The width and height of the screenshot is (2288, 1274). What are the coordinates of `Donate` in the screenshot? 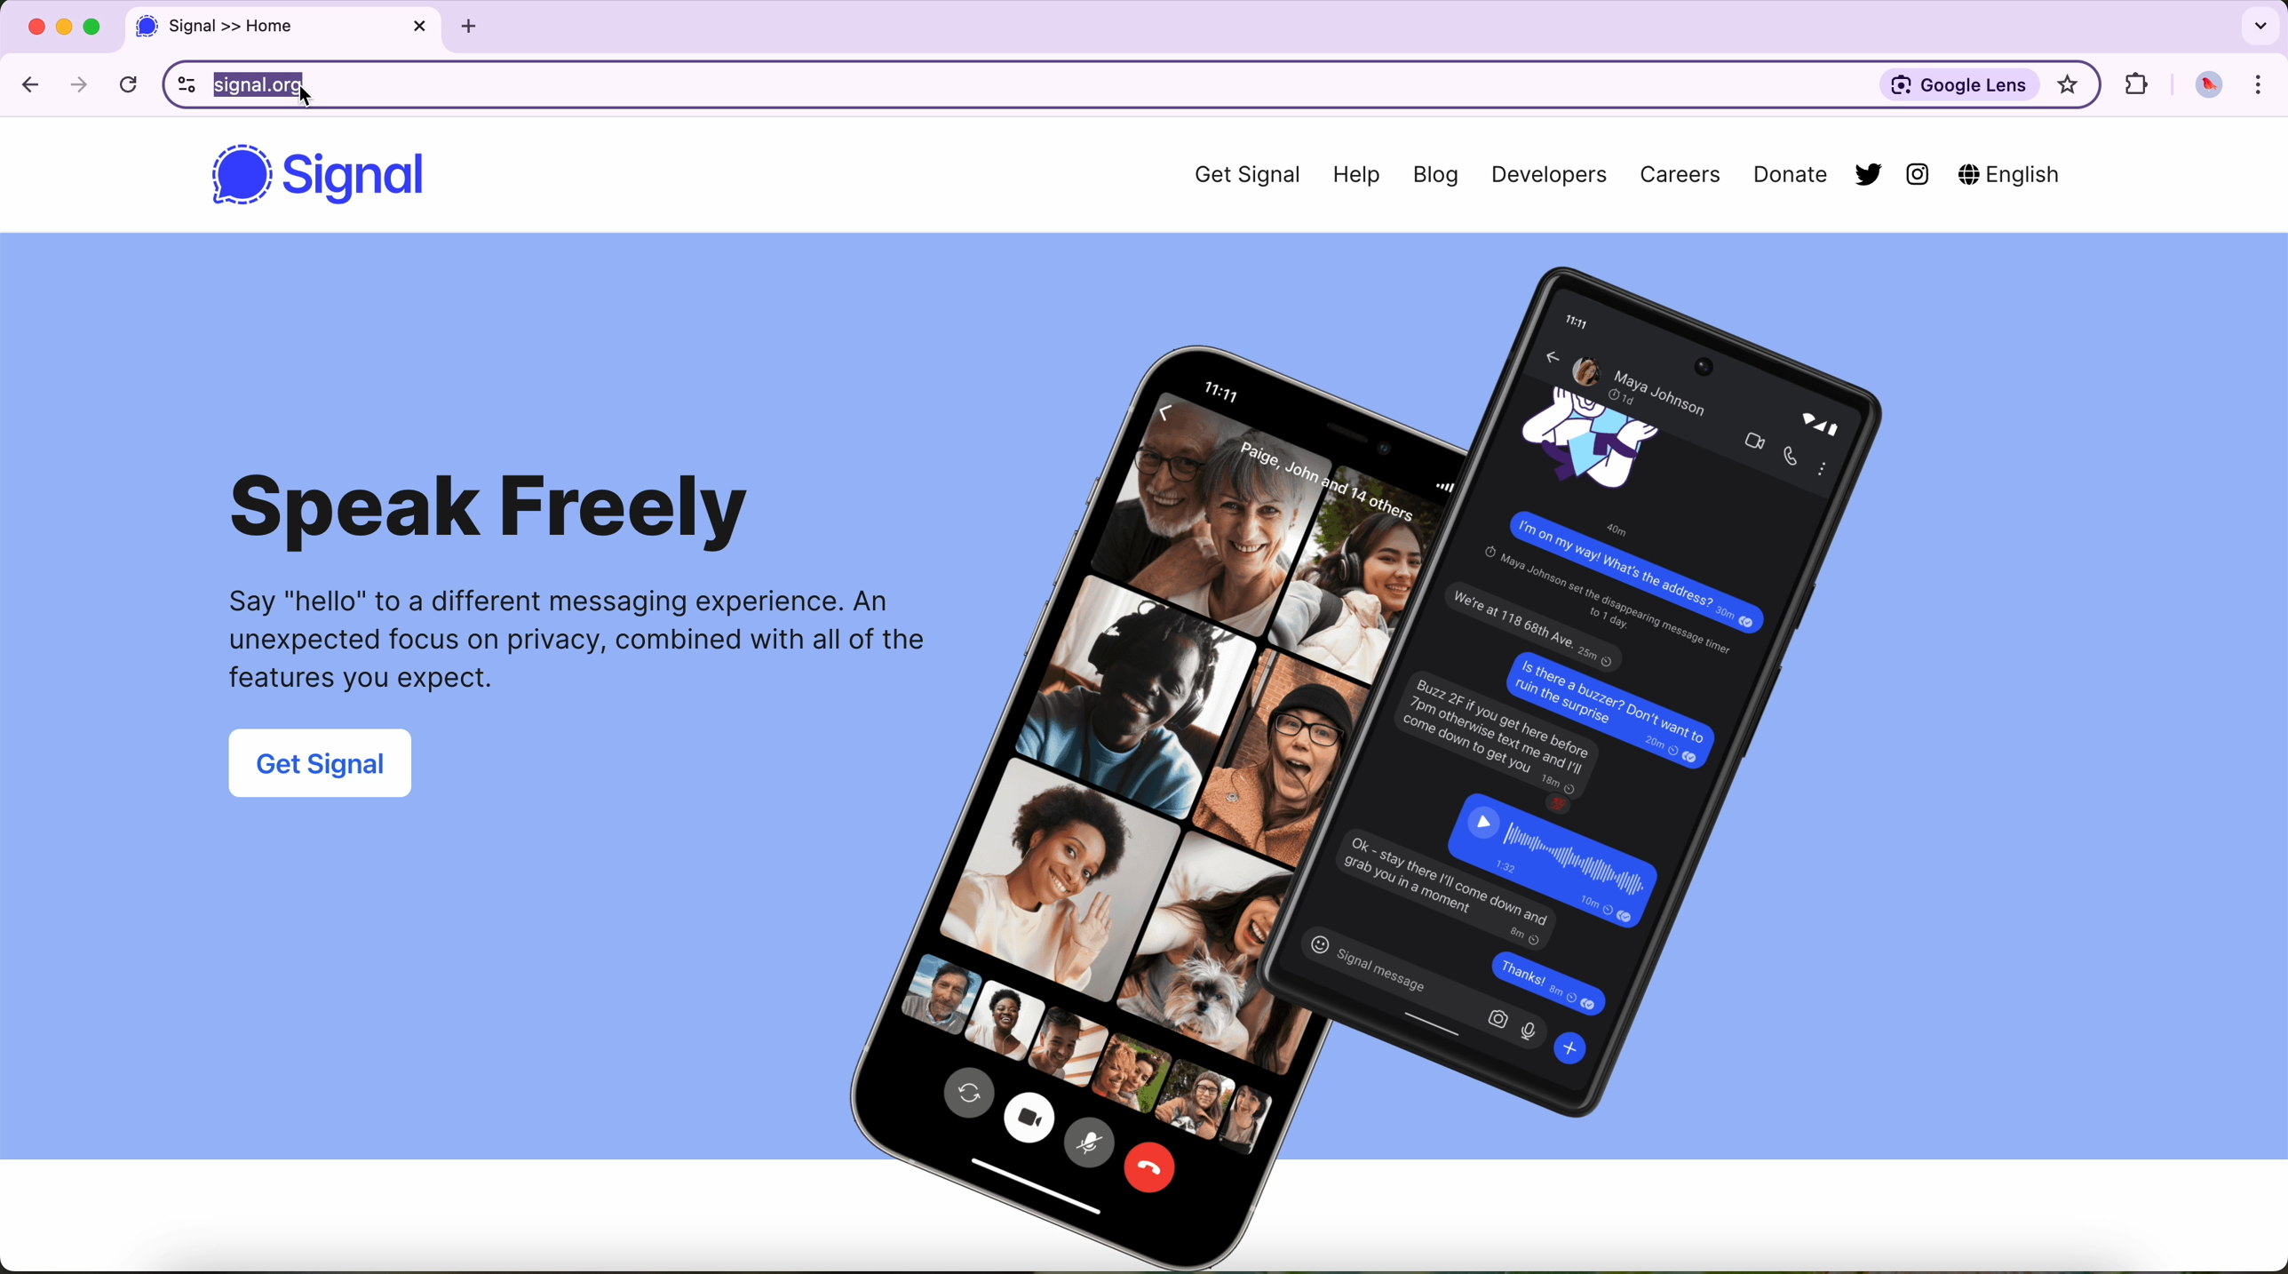 It's located at (1779, 178).